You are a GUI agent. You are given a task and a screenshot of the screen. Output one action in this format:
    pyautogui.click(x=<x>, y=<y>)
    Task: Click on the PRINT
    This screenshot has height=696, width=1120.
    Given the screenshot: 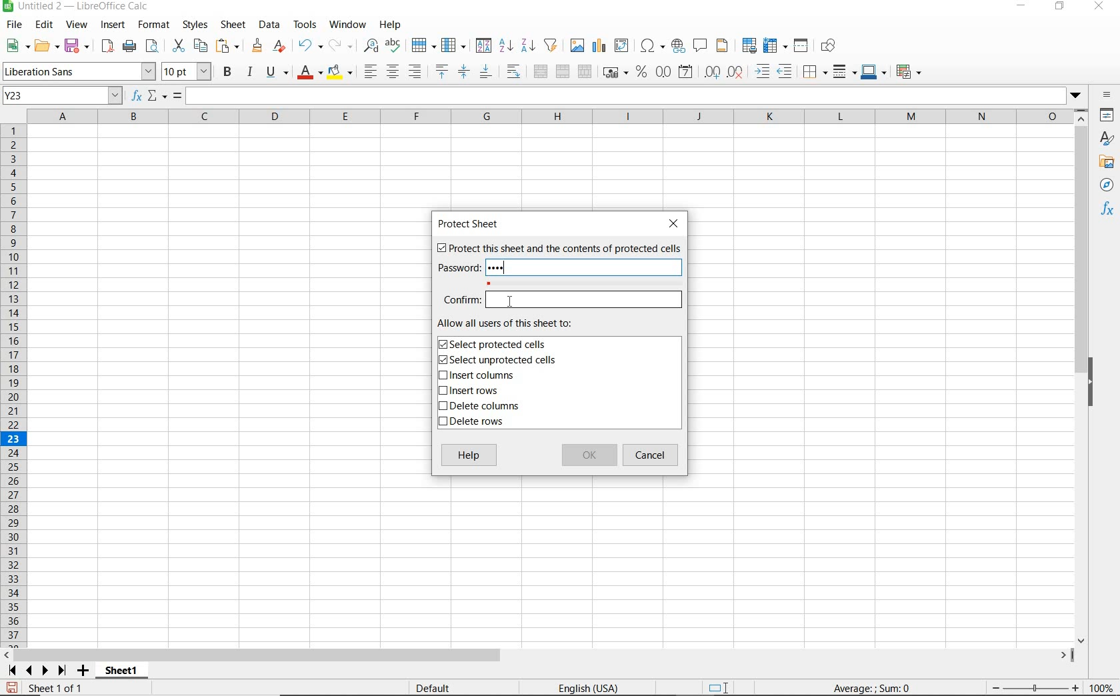 What is the action you would take?
    pyautogui.click(x=129, y=47)
    